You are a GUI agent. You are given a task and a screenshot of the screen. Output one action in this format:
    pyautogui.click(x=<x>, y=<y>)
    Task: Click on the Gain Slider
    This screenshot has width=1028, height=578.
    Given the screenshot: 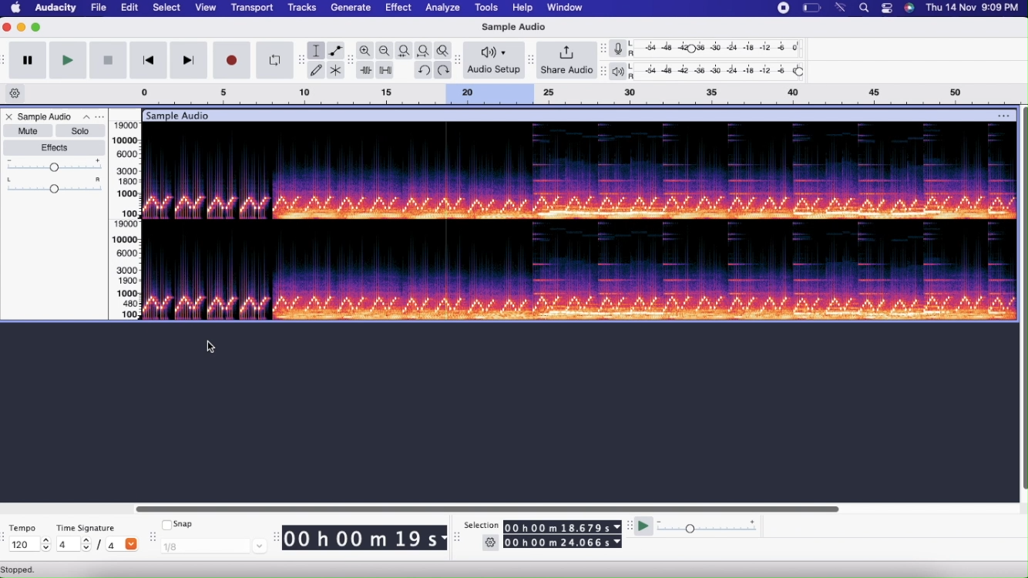 What is the action you would take?
    pyautogui.click(x=54, y=164)
    